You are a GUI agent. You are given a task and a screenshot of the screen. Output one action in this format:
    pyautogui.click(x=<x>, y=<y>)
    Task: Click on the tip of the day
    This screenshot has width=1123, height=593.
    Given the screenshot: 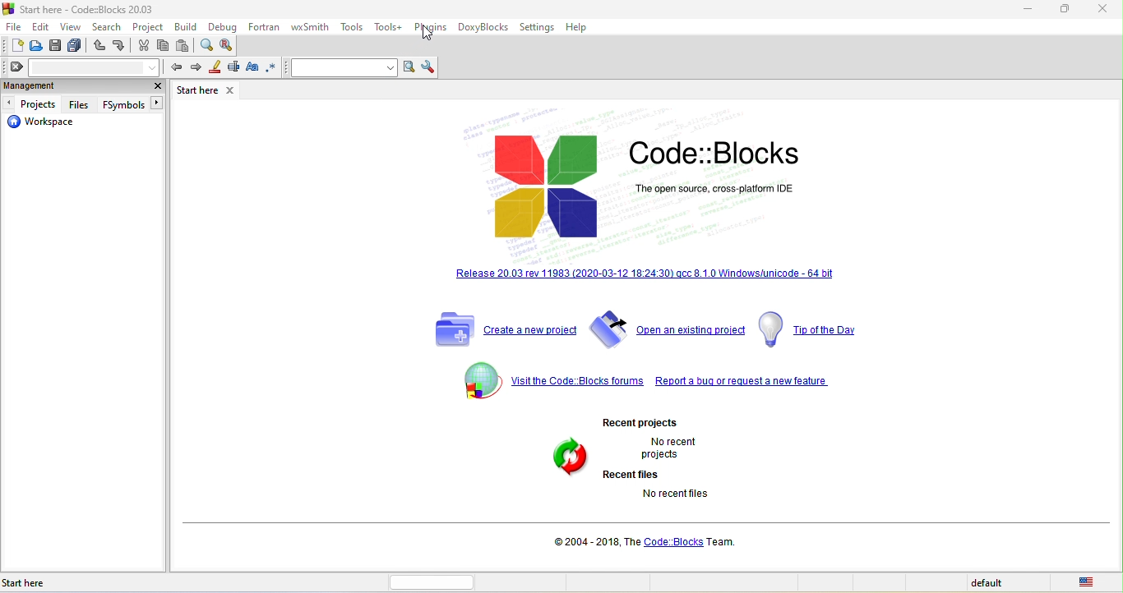 What is the action you would take?
    pyautogui.click(x=817, y=329)
    